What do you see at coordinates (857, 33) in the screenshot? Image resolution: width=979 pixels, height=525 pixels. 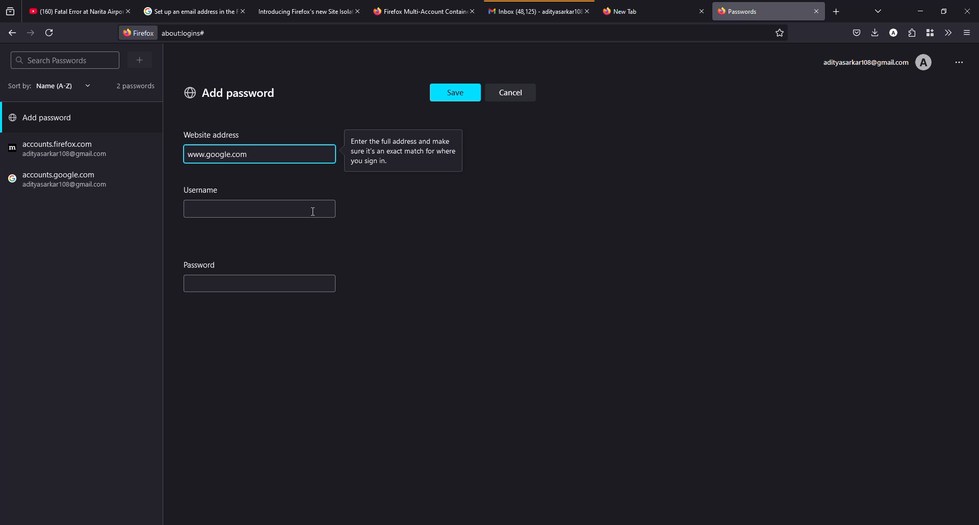 I see `save to pocket` at bounding box center [857, 33].